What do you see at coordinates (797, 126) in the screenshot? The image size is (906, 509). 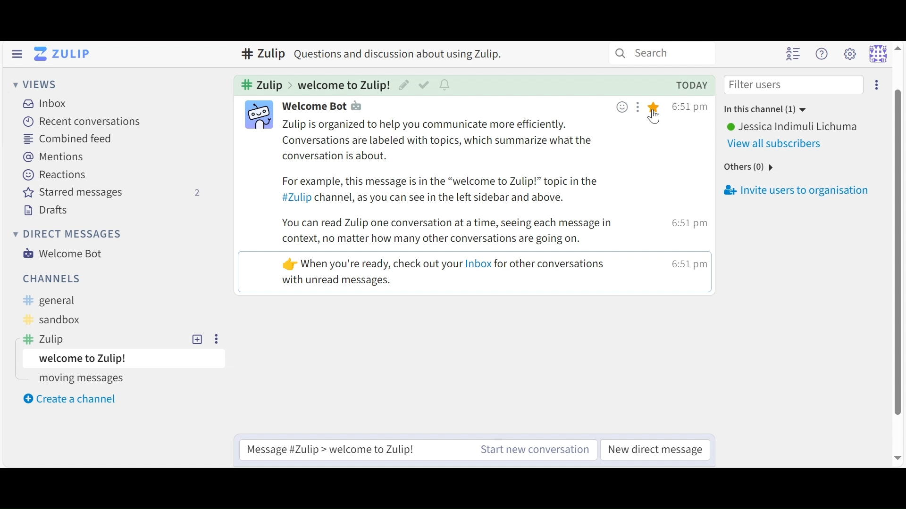 I see `User Name` at bounding box center [797, 126].